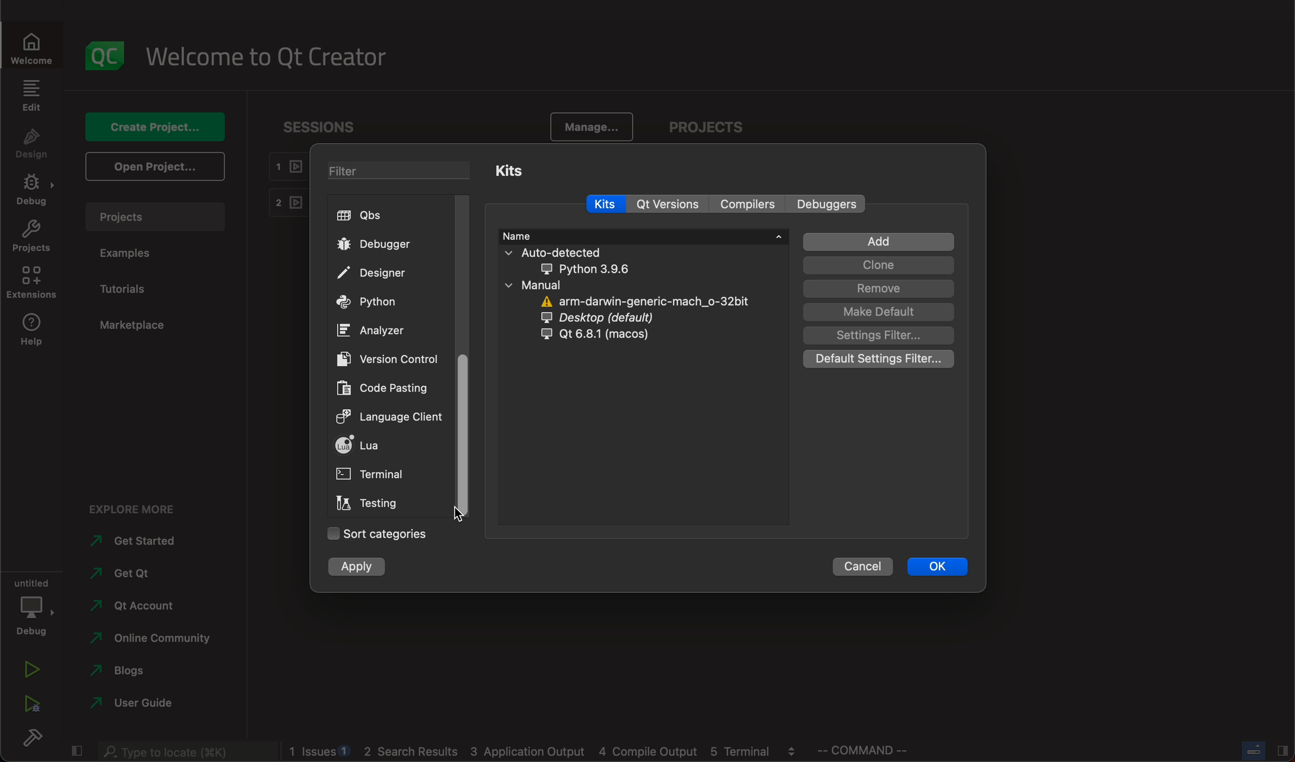  What do you see at coordinates (643, 236) in the screenshot?
I see `name` at bounding box center [643, 236].